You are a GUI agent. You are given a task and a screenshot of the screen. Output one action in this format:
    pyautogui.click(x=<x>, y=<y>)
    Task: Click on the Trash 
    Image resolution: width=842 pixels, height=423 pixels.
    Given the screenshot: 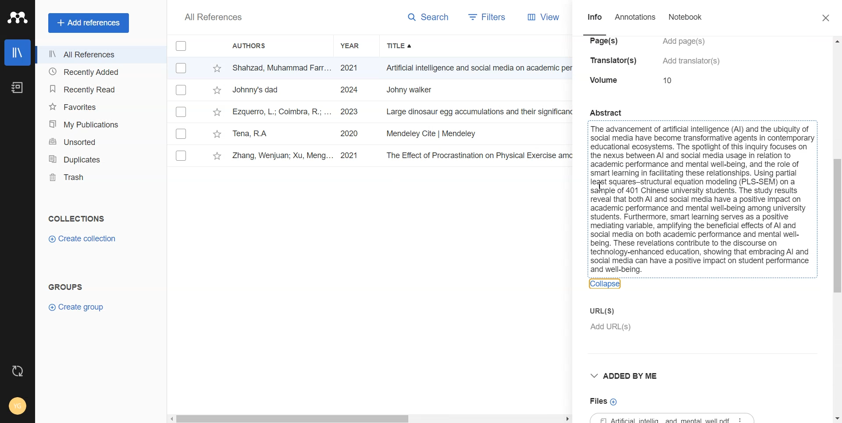 What is the action you would take?
    pyautogui.click(x=94, y=176)
    